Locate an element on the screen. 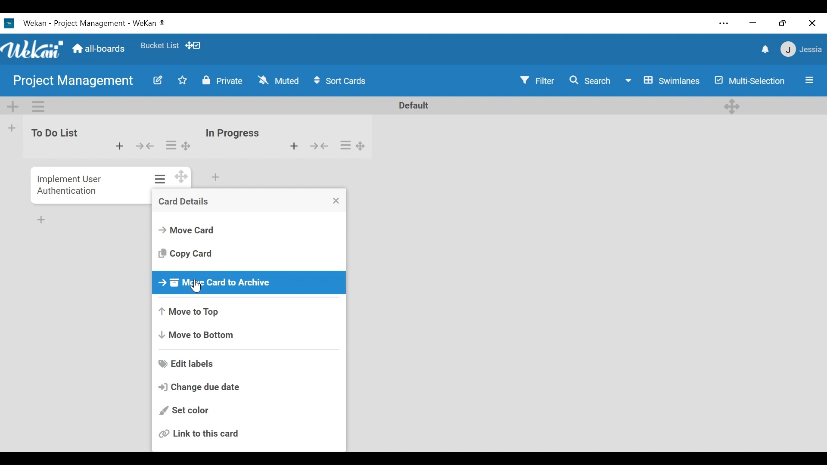  Edit Labels is located at coordinates (187, 364).